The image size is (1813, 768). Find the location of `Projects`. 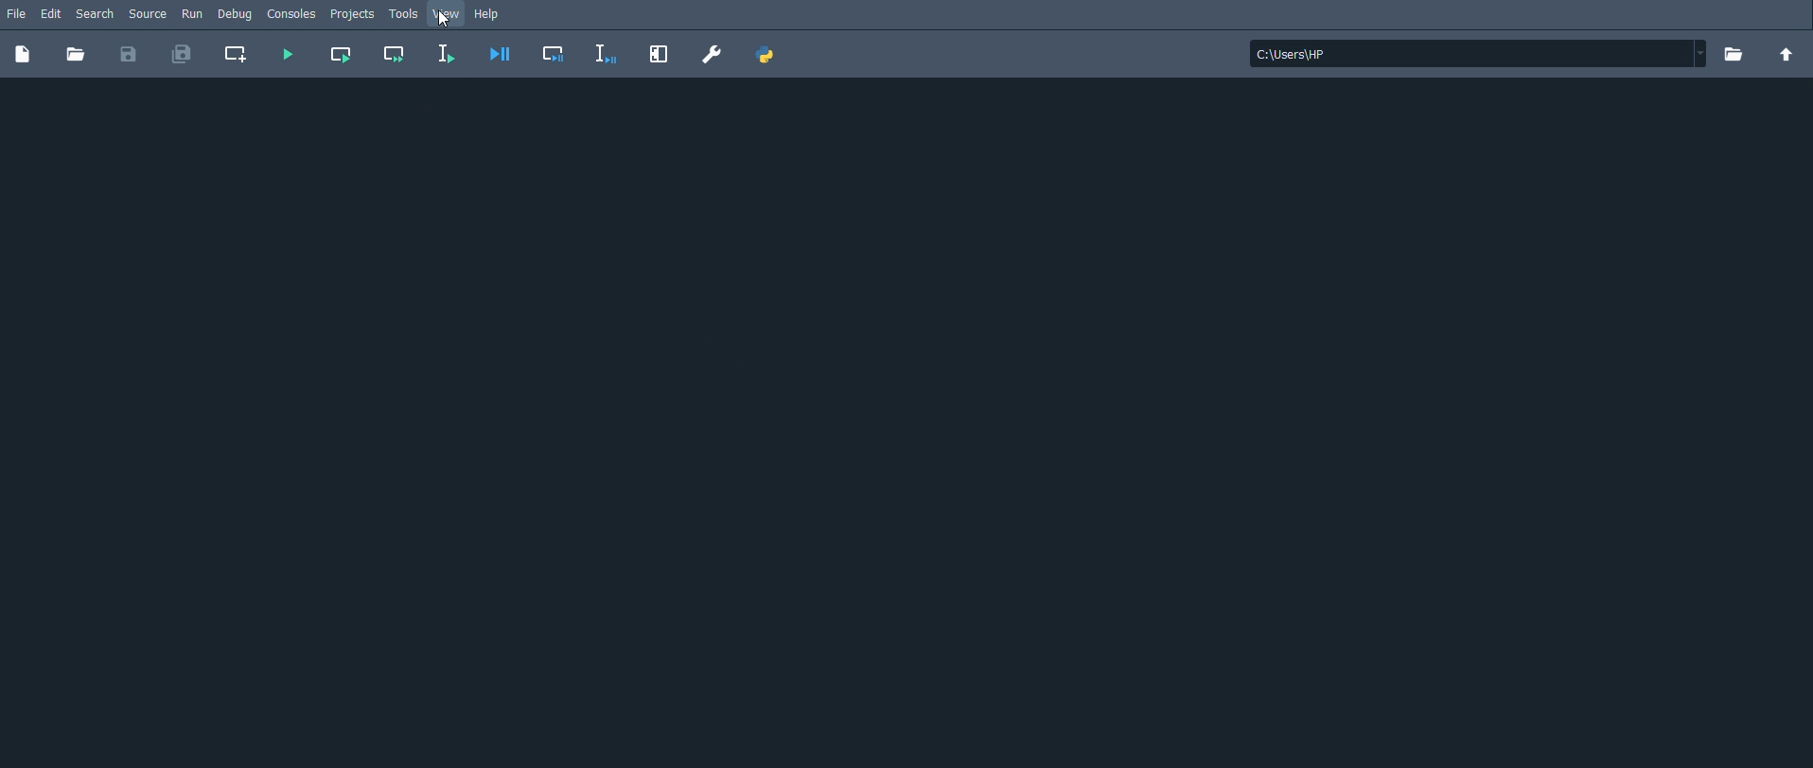

Projects is located at coordinates (354, 15).